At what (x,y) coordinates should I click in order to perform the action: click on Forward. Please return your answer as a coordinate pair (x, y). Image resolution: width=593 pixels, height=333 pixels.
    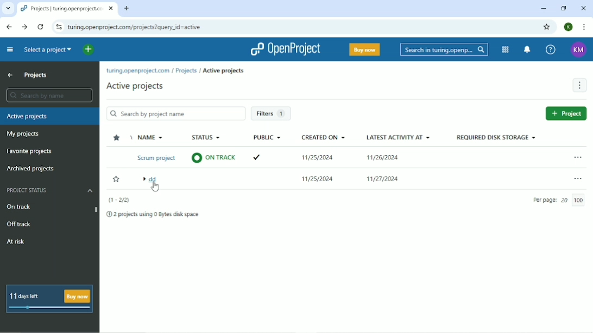
    Looking at the image, I should click on (25, 27).